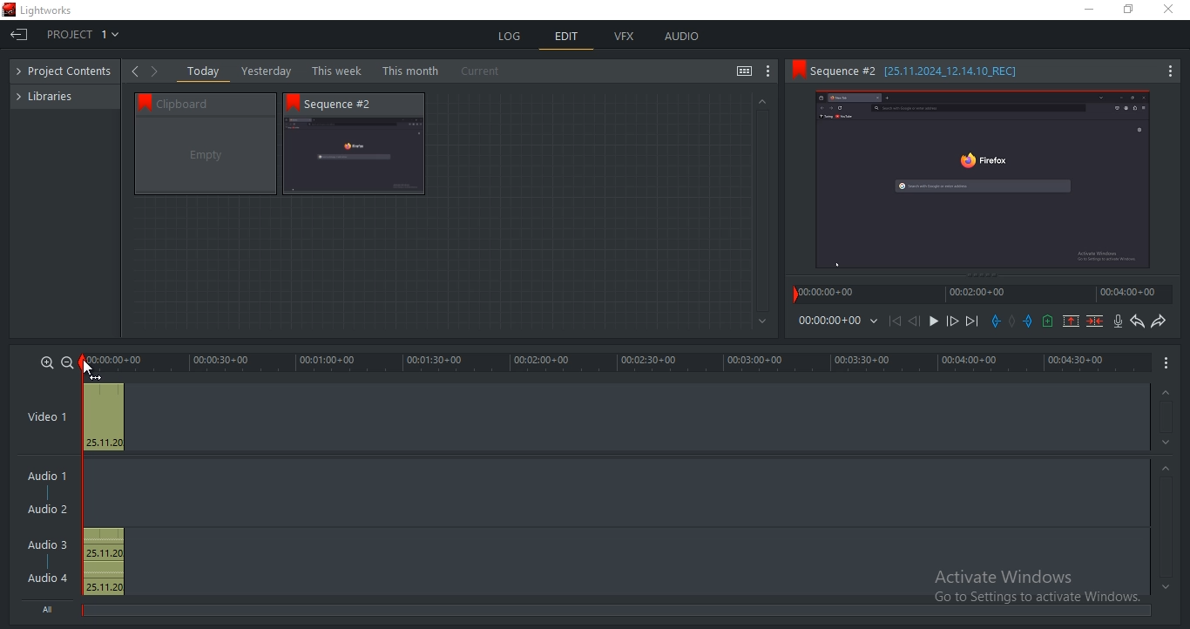  Describe the element at coordinates (983, 181) in the screenshot. I see `sequence 2` at that location.